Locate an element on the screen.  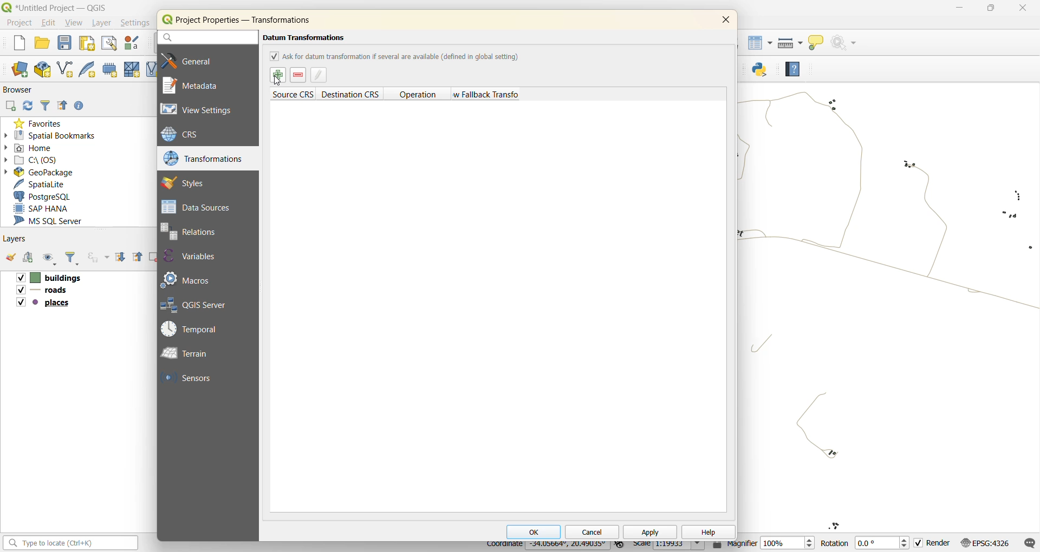
styles is located at coordinates (191, 182).